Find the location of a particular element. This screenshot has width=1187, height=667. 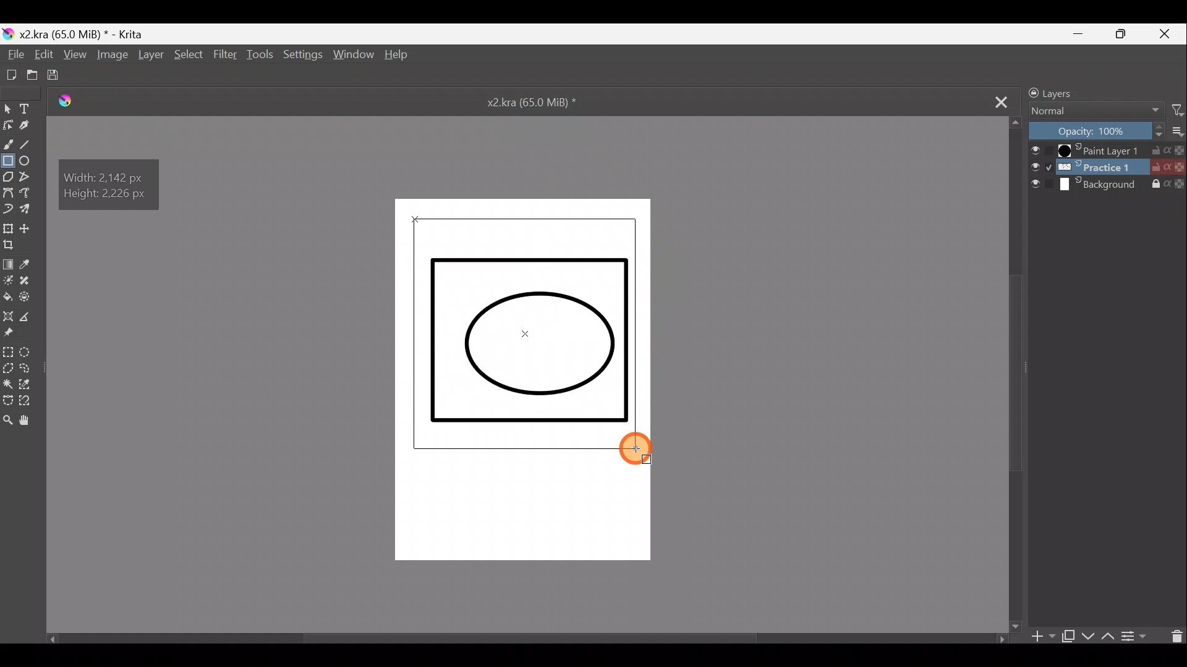

Measure distance between two points is located at coordinates (27, 315).